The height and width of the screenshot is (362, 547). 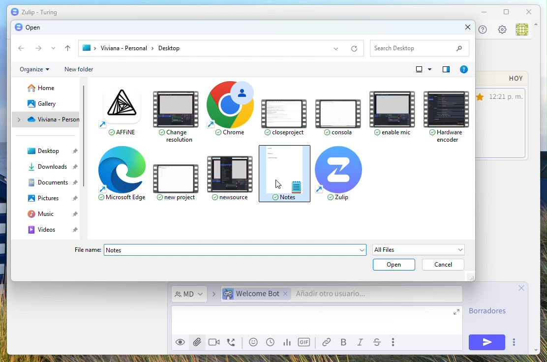 What do you see at coordinates (502, 30) in the screenshot?
I see `Settings` at bounding box center [502, 30].